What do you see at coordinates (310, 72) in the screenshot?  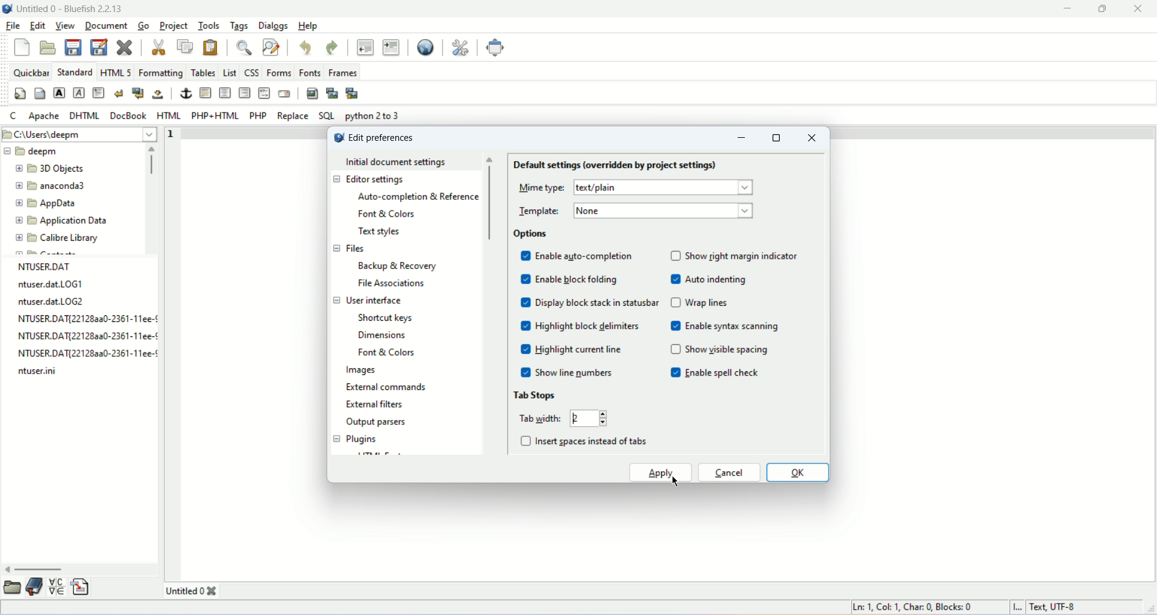 I see `fonts` at bounding box center [310, 72].